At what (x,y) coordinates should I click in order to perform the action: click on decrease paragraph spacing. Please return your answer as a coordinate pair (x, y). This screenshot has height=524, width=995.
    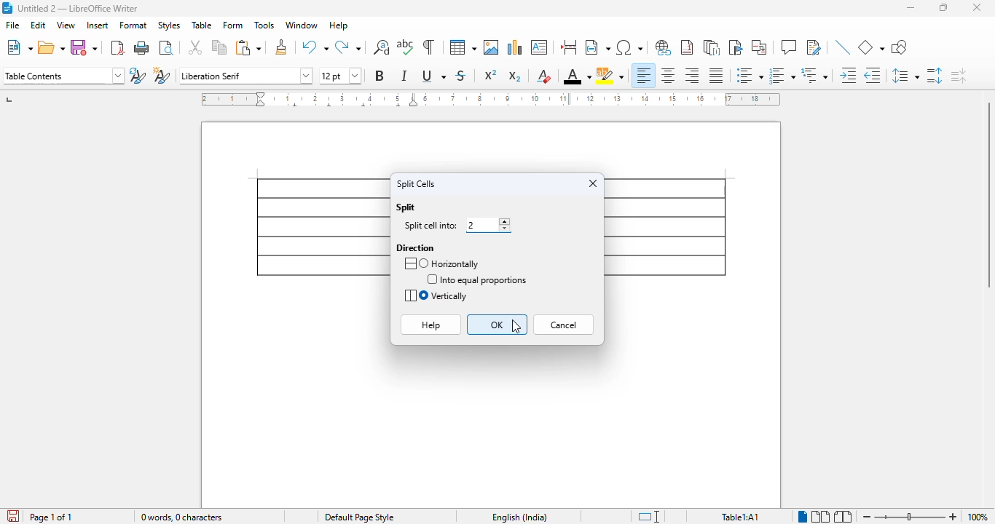
    Looking at the image, I should click on (959, 76).